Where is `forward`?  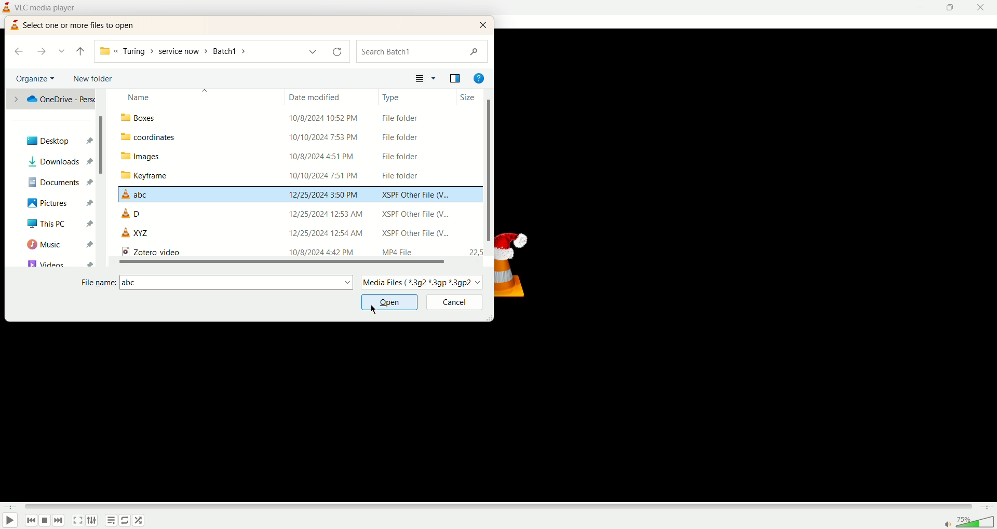
forward is located at coordinates (42, 52).